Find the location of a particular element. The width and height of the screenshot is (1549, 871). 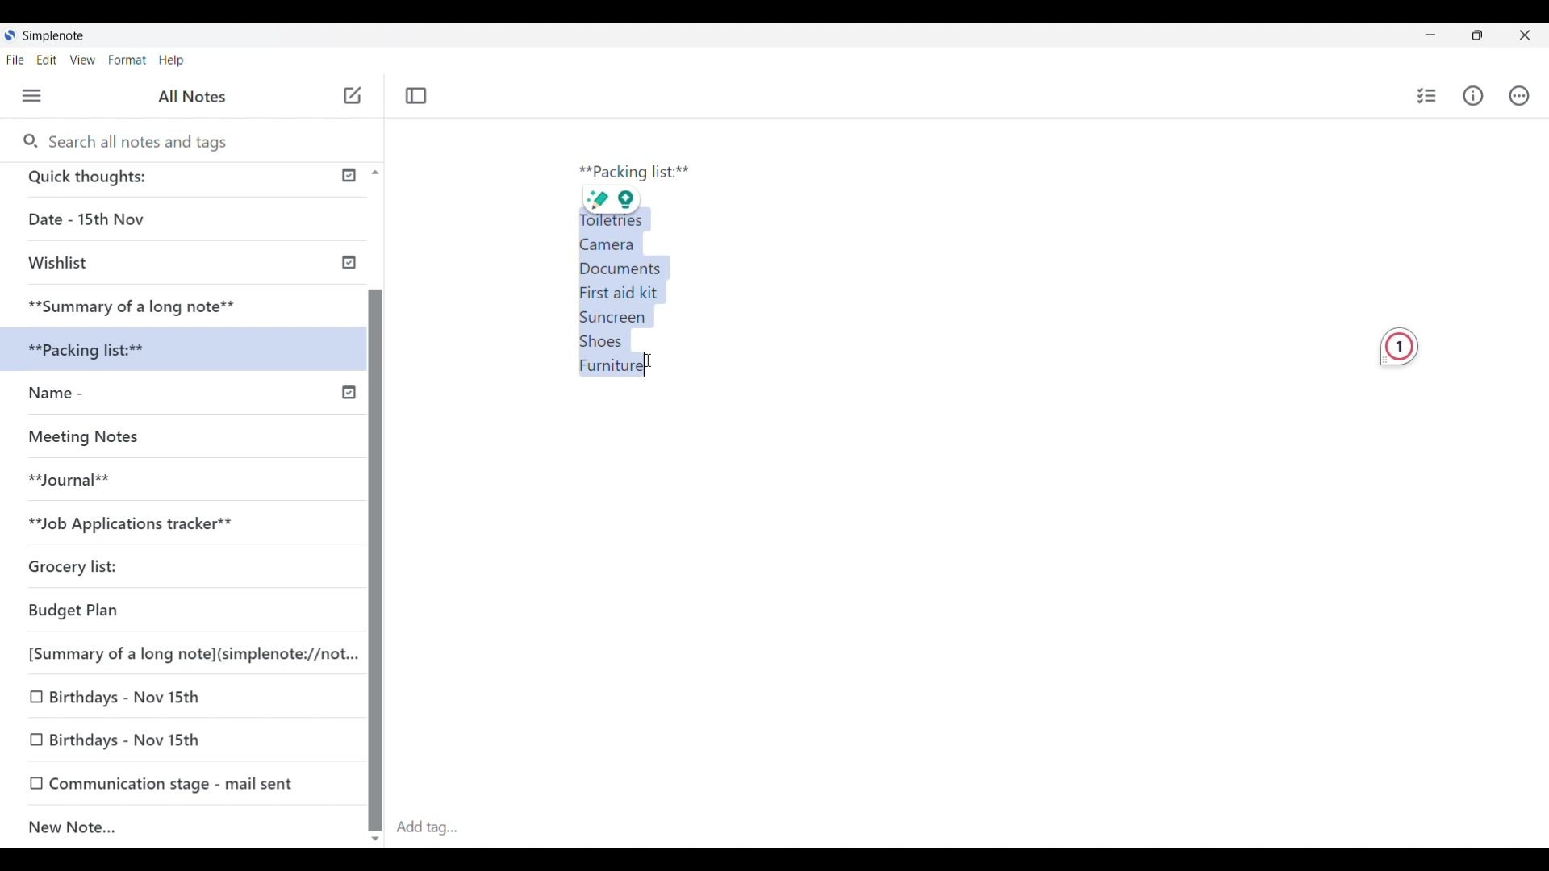

Search all notes and tags is located at coordinates (143, 142).